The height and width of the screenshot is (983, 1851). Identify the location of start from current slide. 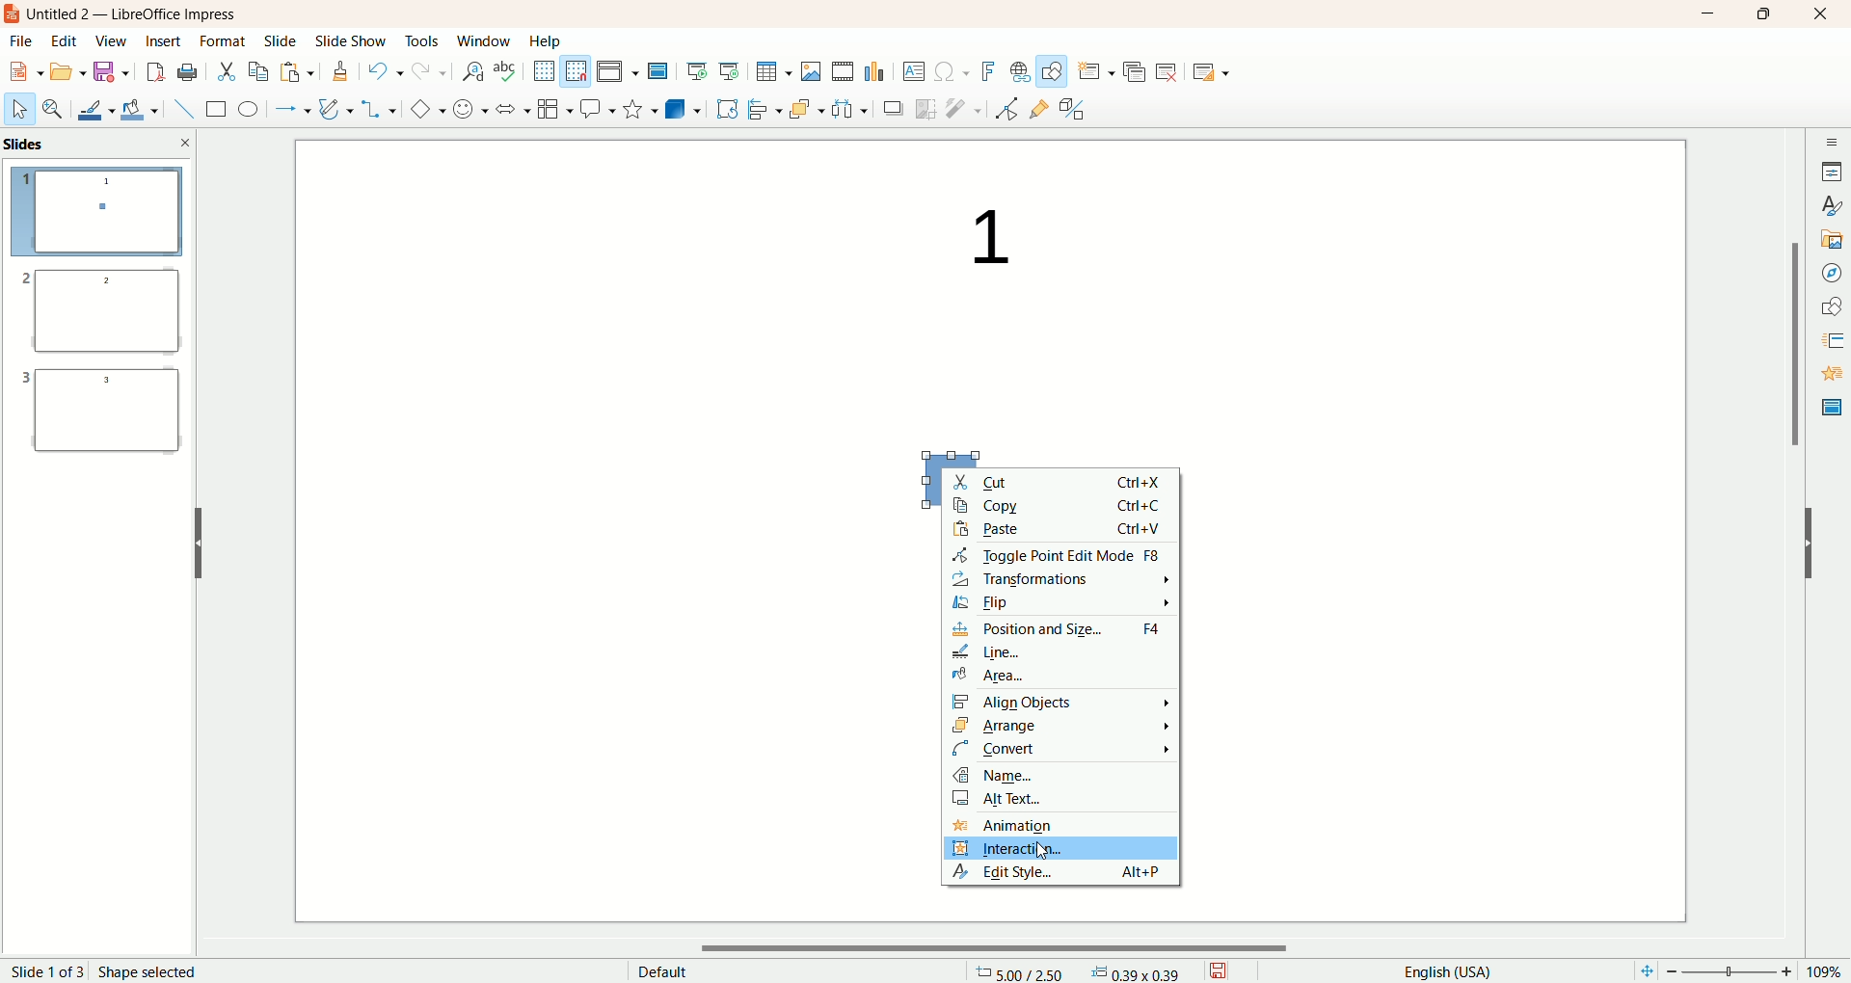
(730, 68).